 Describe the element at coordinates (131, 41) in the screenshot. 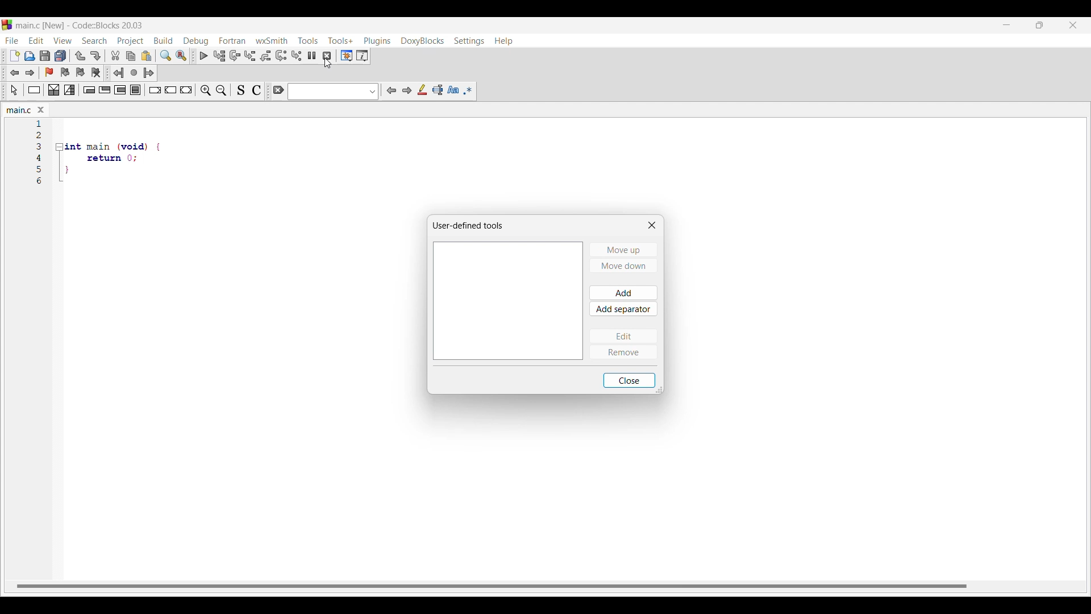

I see `Project menu` at that location.